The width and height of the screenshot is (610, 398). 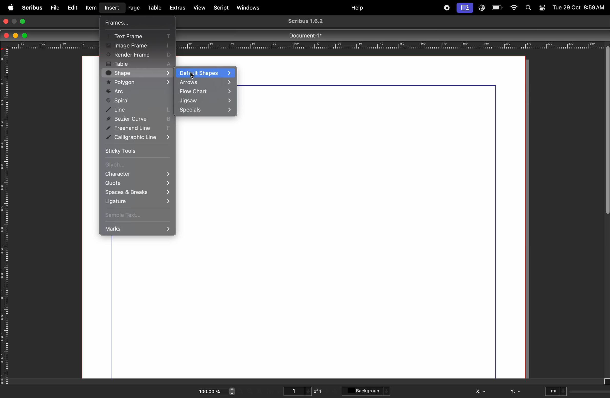 I want to click on Document-1*, so click(x=309, y=35).